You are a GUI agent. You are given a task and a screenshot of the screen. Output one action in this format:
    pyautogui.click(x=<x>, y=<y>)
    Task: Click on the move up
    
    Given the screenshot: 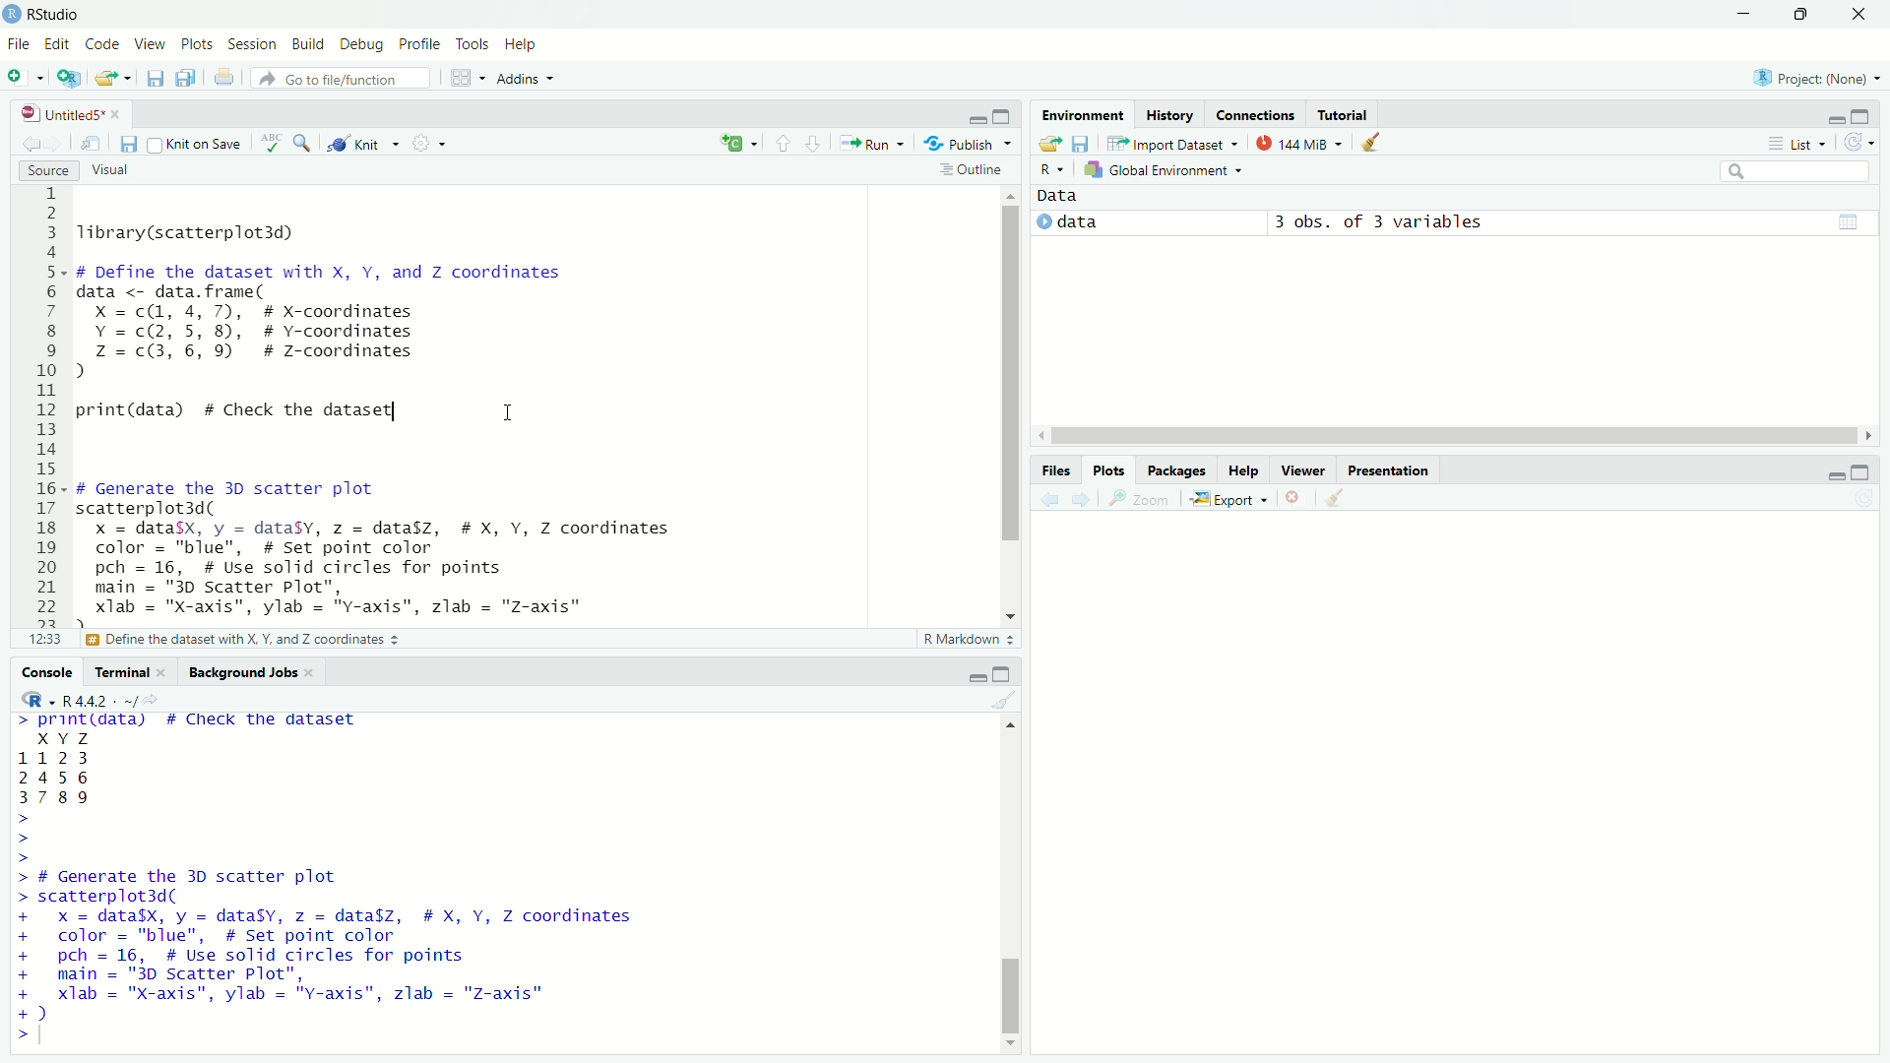 What is the action you would take?
    pyautogui.click(x=1004, y=724)
    